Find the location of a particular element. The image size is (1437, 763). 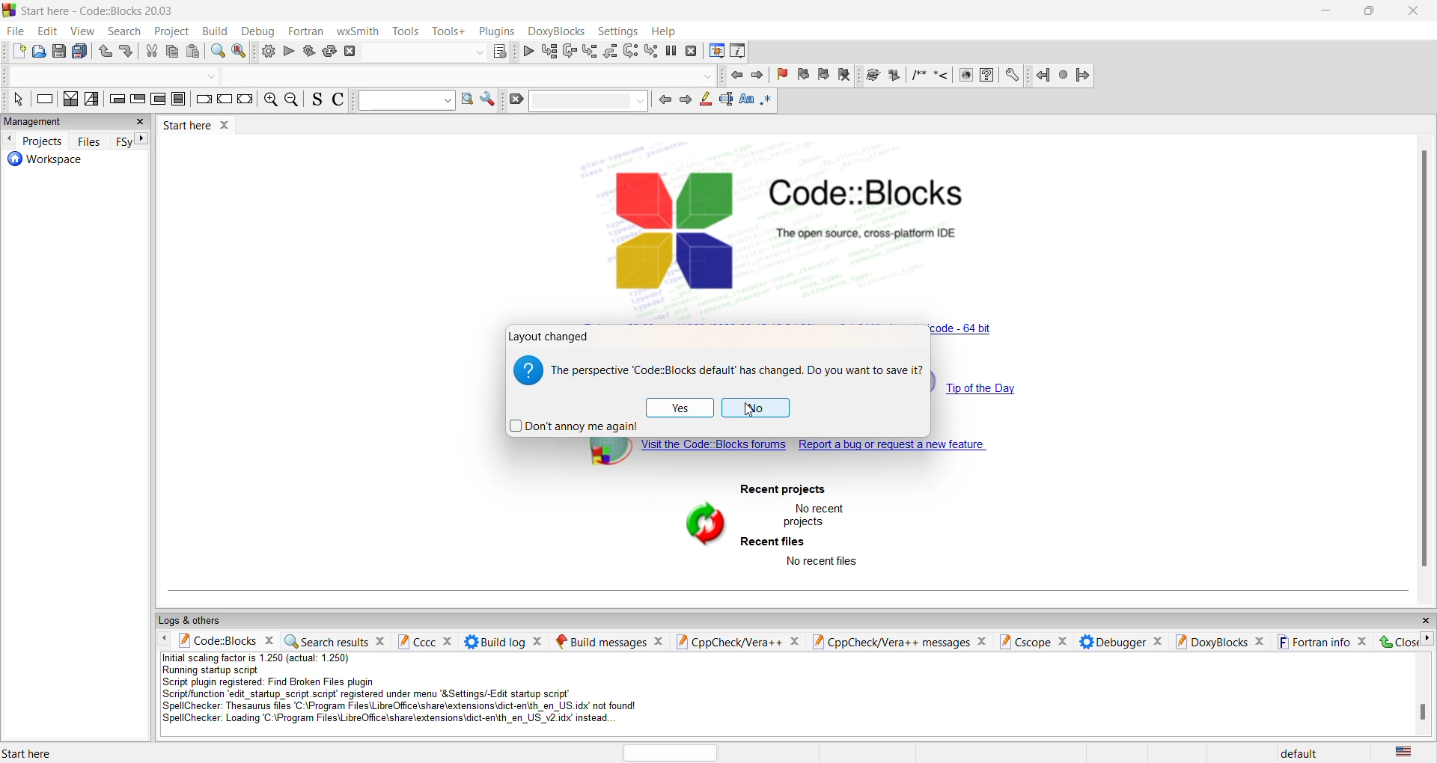

step out is located at coordinates (611, 51).